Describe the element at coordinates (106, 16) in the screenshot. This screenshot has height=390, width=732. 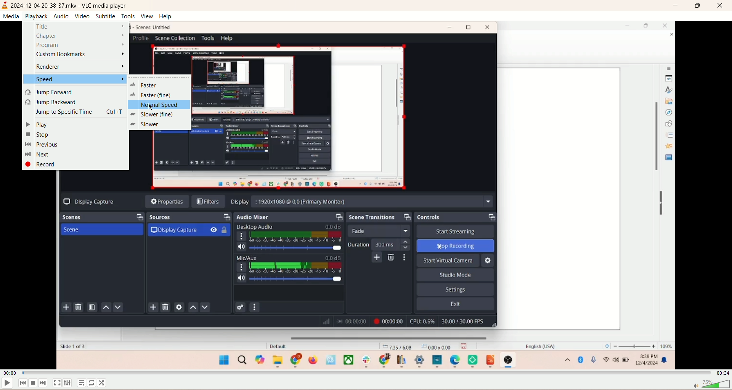
I see `subtitle` at that location.